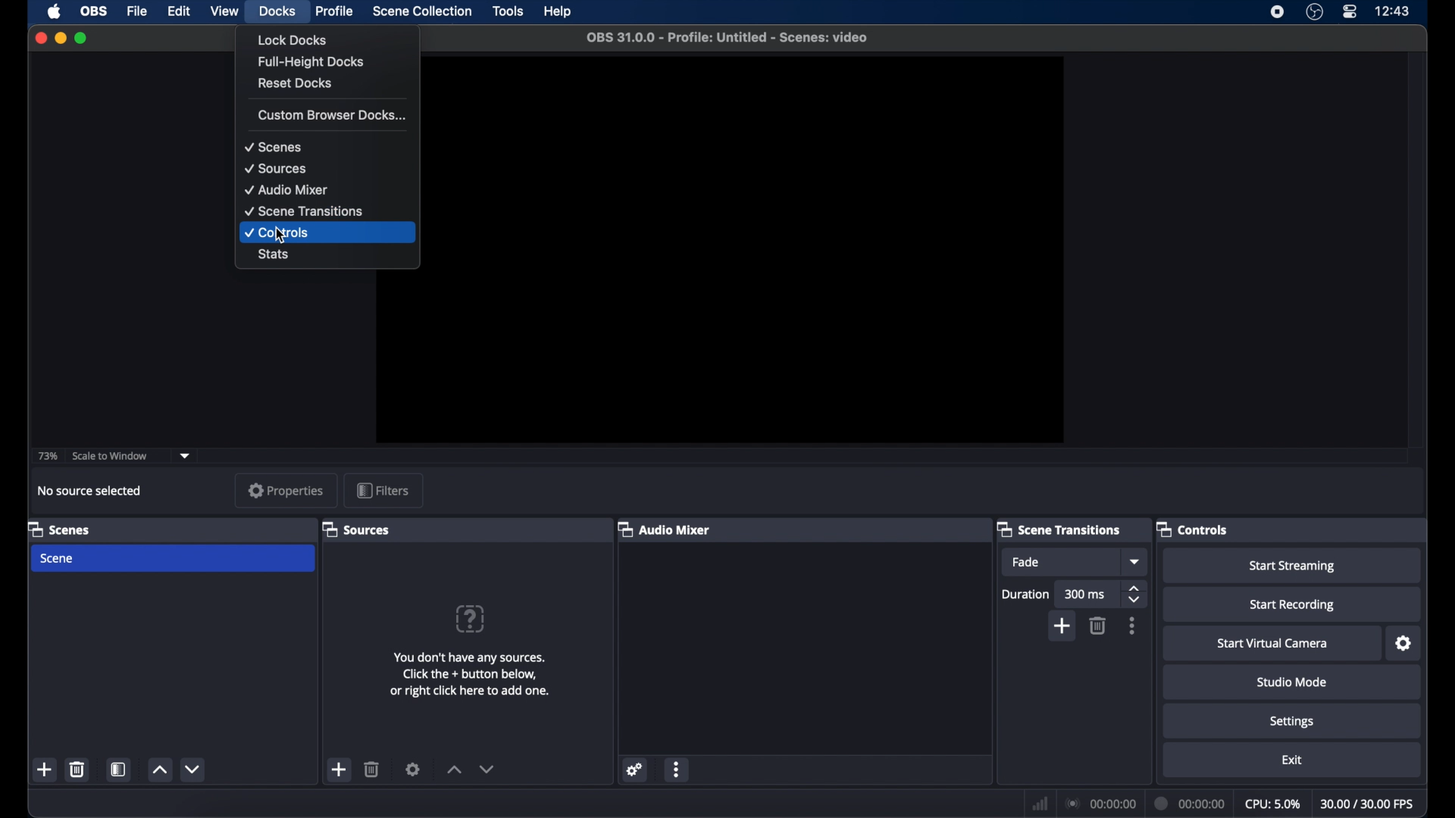 The width and height of the screenshot is (1455, 818). I want to click on audio mixer, so click(664, 529).